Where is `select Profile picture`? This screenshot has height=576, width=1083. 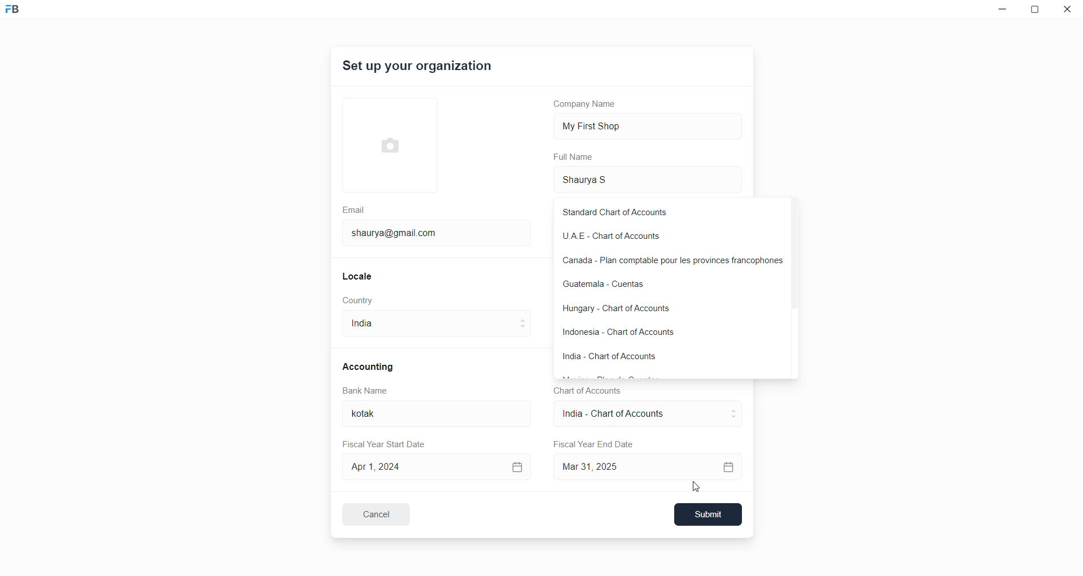 select Profile picture is located at coordinates (385, 143).